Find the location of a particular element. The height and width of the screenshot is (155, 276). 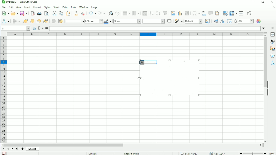

Shadow is located at coordinates (169, 21).